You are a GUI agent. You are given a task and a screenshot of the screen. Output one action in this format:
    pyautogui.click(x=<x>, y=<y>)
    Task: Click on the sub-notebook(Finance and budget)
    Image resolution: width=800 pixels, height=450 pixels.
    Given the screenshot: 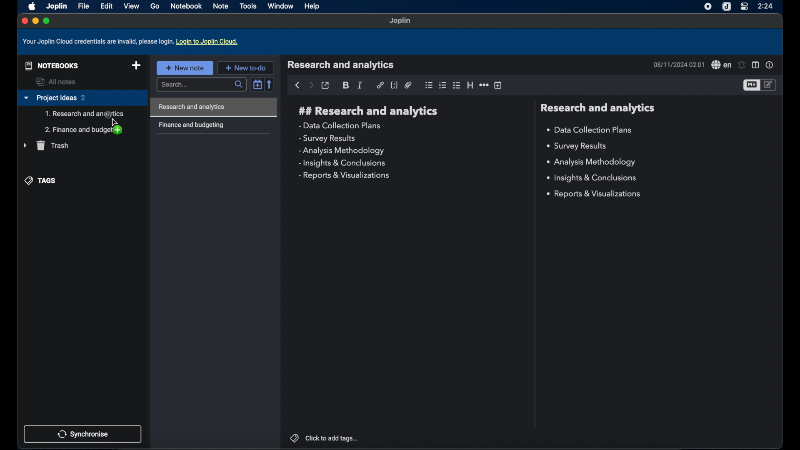 What is the action you would take?
    pyautogui.click(x=83, y=130)
    